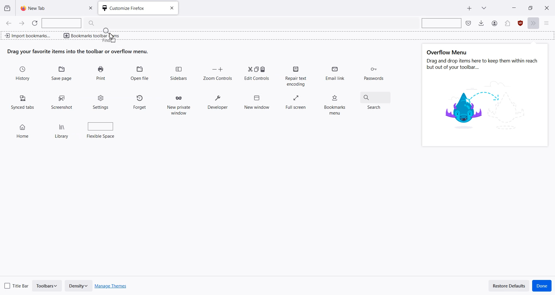 This screenshot has width=555, height=295. What do you see at coordinates (35, 23) in the screenshot?
I see `Refresh` at bounding box center [35, 23].